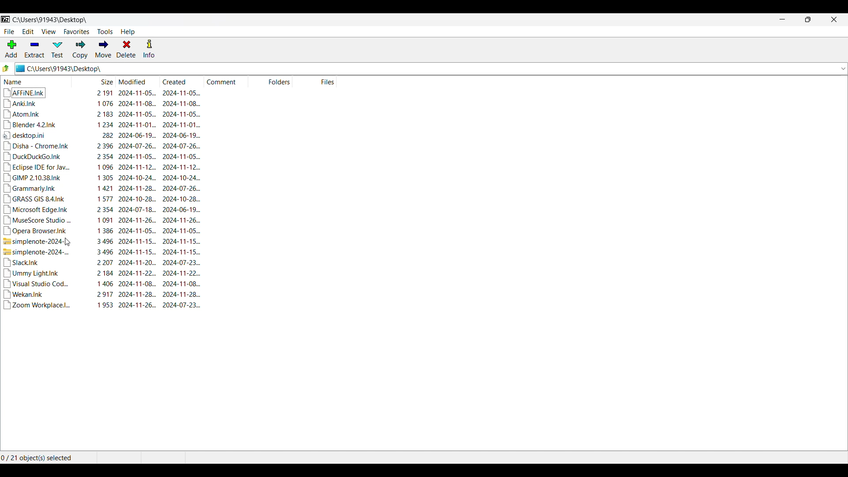 The height and width of the screenshot is (477, 848). Describe the element at coordinates (39, 458) in the screenshot. I see `0 / 21 object(s) selected` at that location.